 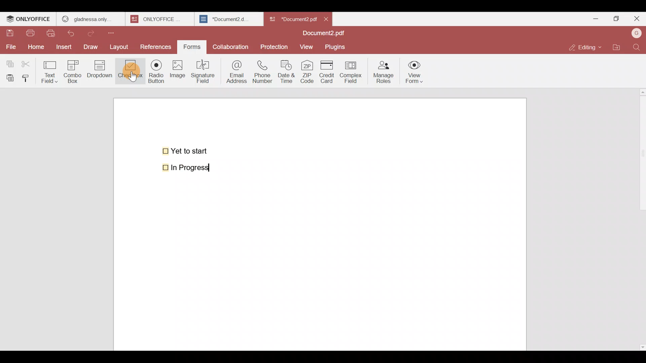 I want to click on Undo, so click(x=74, y=32).